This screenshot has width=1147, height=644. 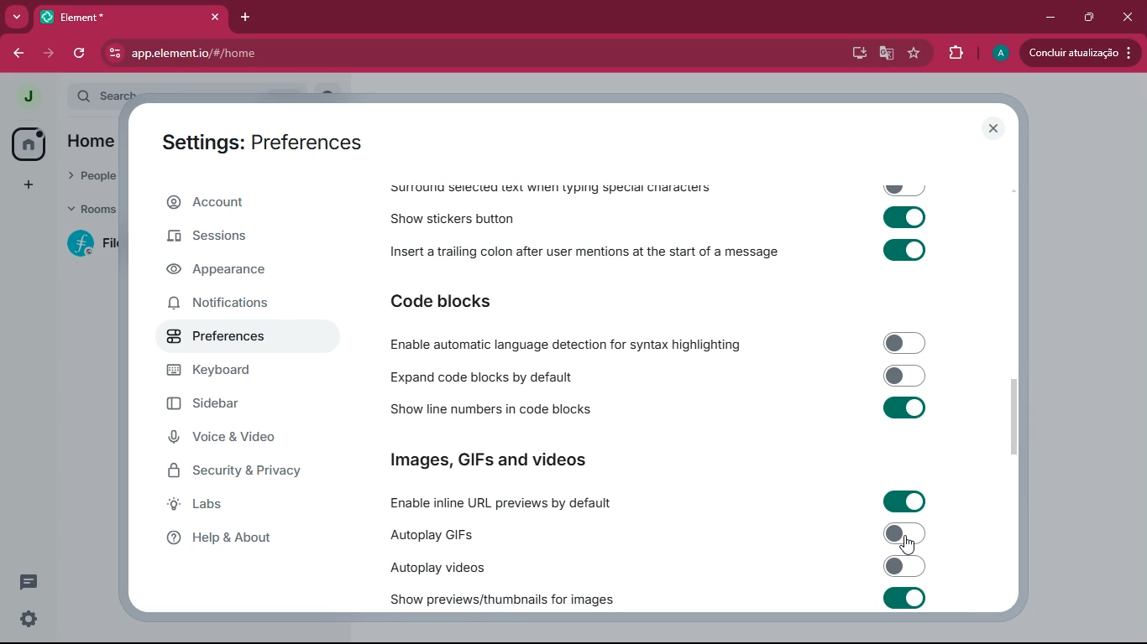 I want to click on google translate , so click(x=883, y=55).